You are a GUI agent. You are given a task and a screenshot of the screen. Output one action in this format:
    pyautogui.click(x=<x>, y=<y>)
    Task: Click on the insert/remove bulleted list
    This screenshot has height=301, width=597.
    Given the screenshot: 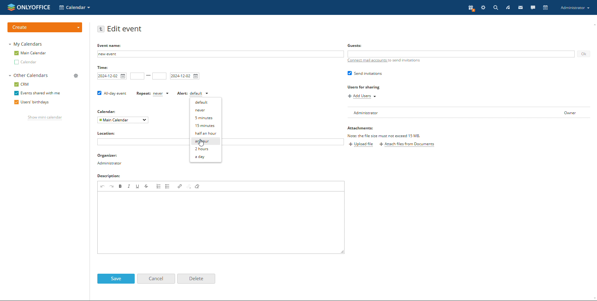 What is the action you would take?
    pyautogui.click(x=168, y=186)
    